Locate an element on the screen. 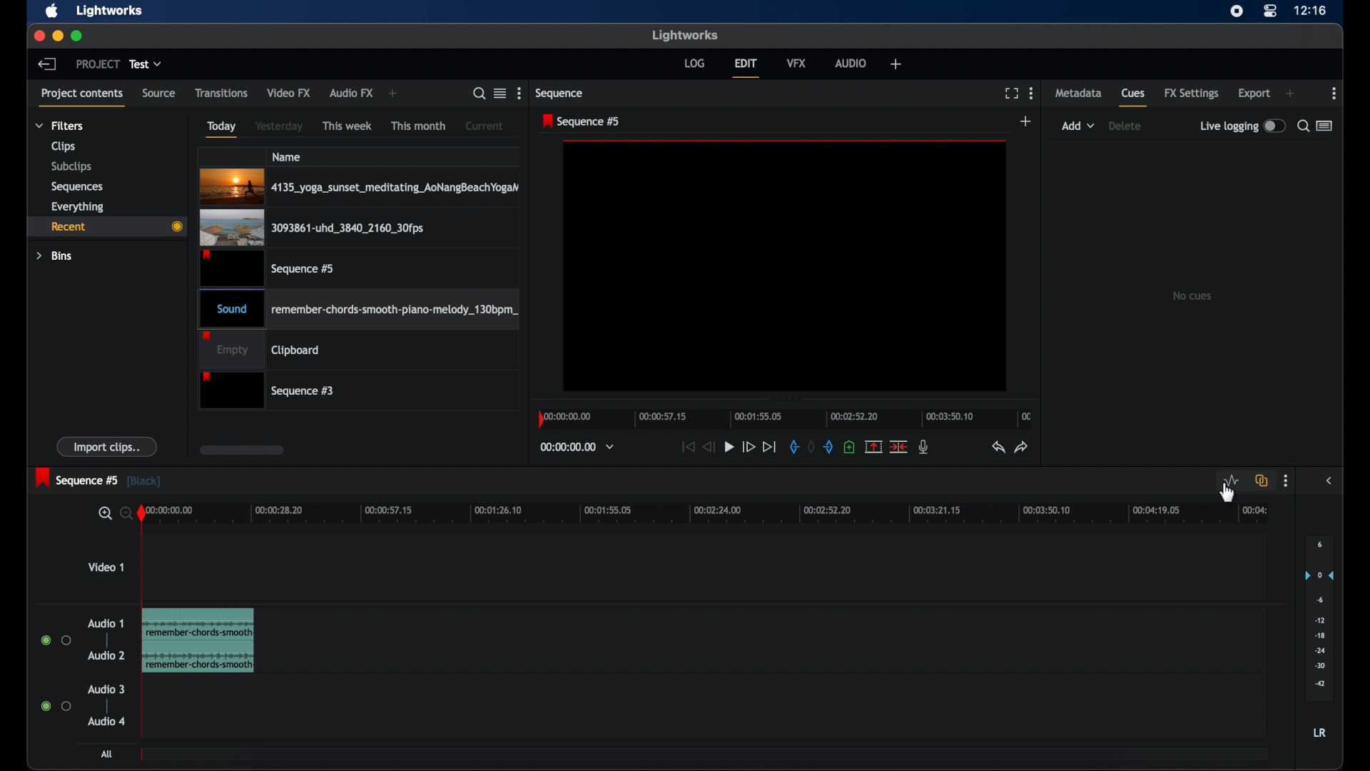 The image size is (1370, 771). screen recorder icon is located at coordinates (1236, 11).